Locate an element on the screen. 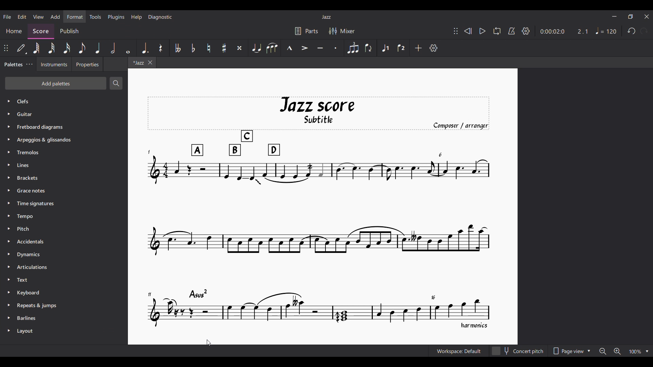  Home is located at coordinates (14, 31).